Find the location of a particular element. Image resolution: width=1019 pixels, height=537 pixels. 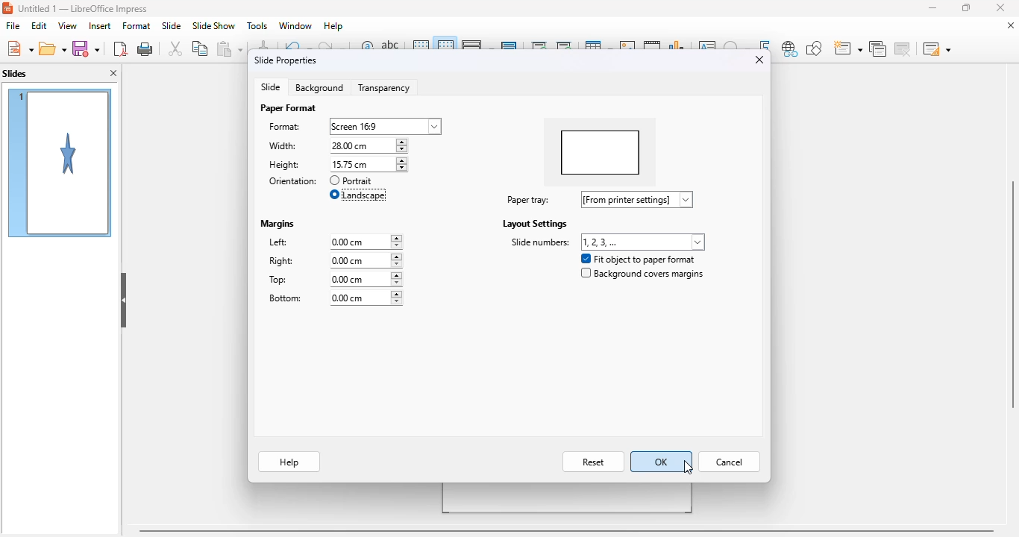

cursor is located at coordinates (688, 468).